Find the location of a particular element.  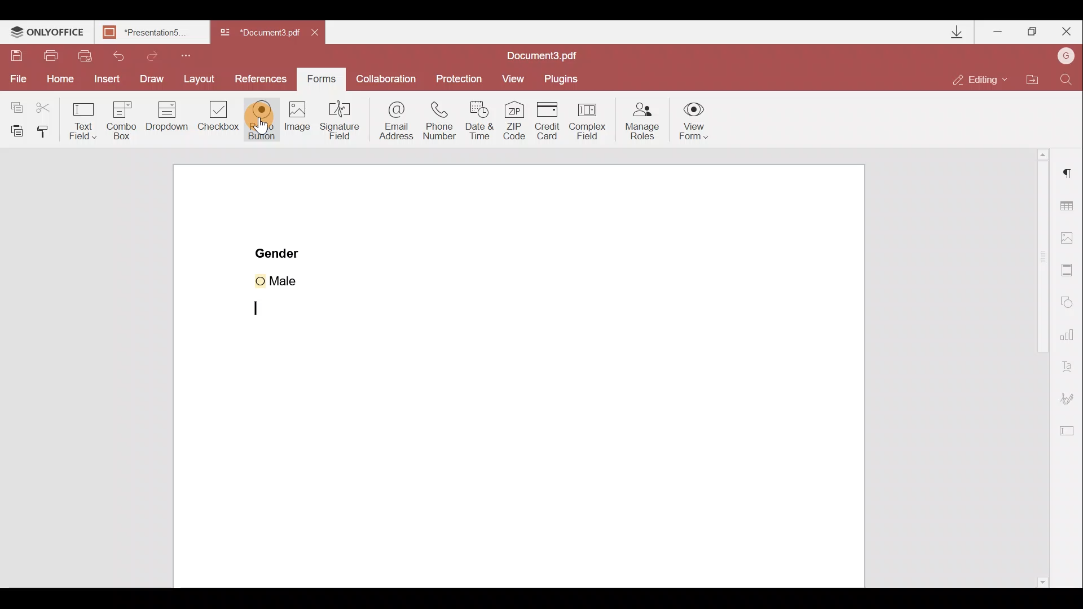

ONLYOFFICE is located at coordinates (47, 33).